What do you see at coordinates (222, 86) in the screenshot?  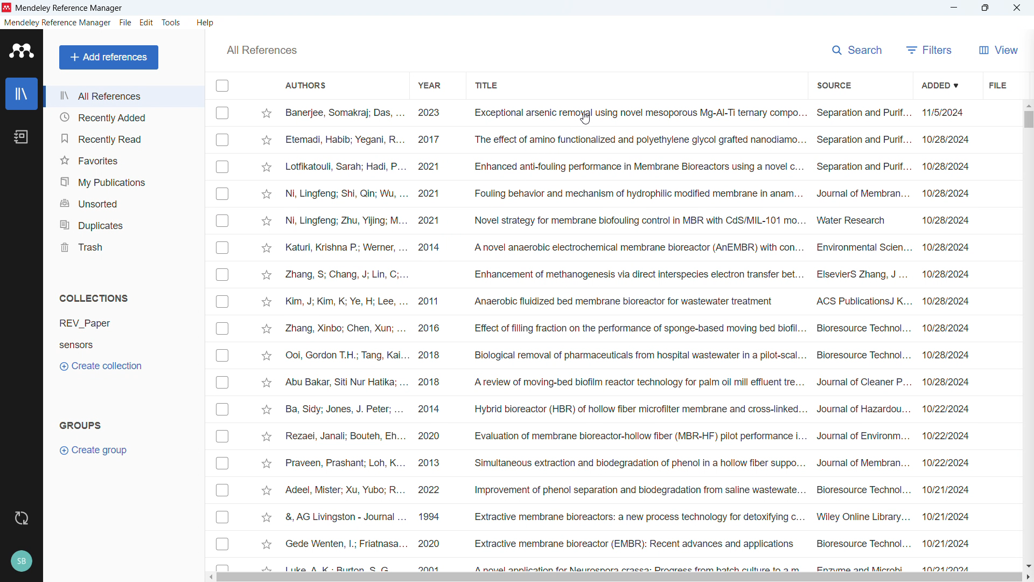 I see `Select all entries ` at bounding box center [222, 86].